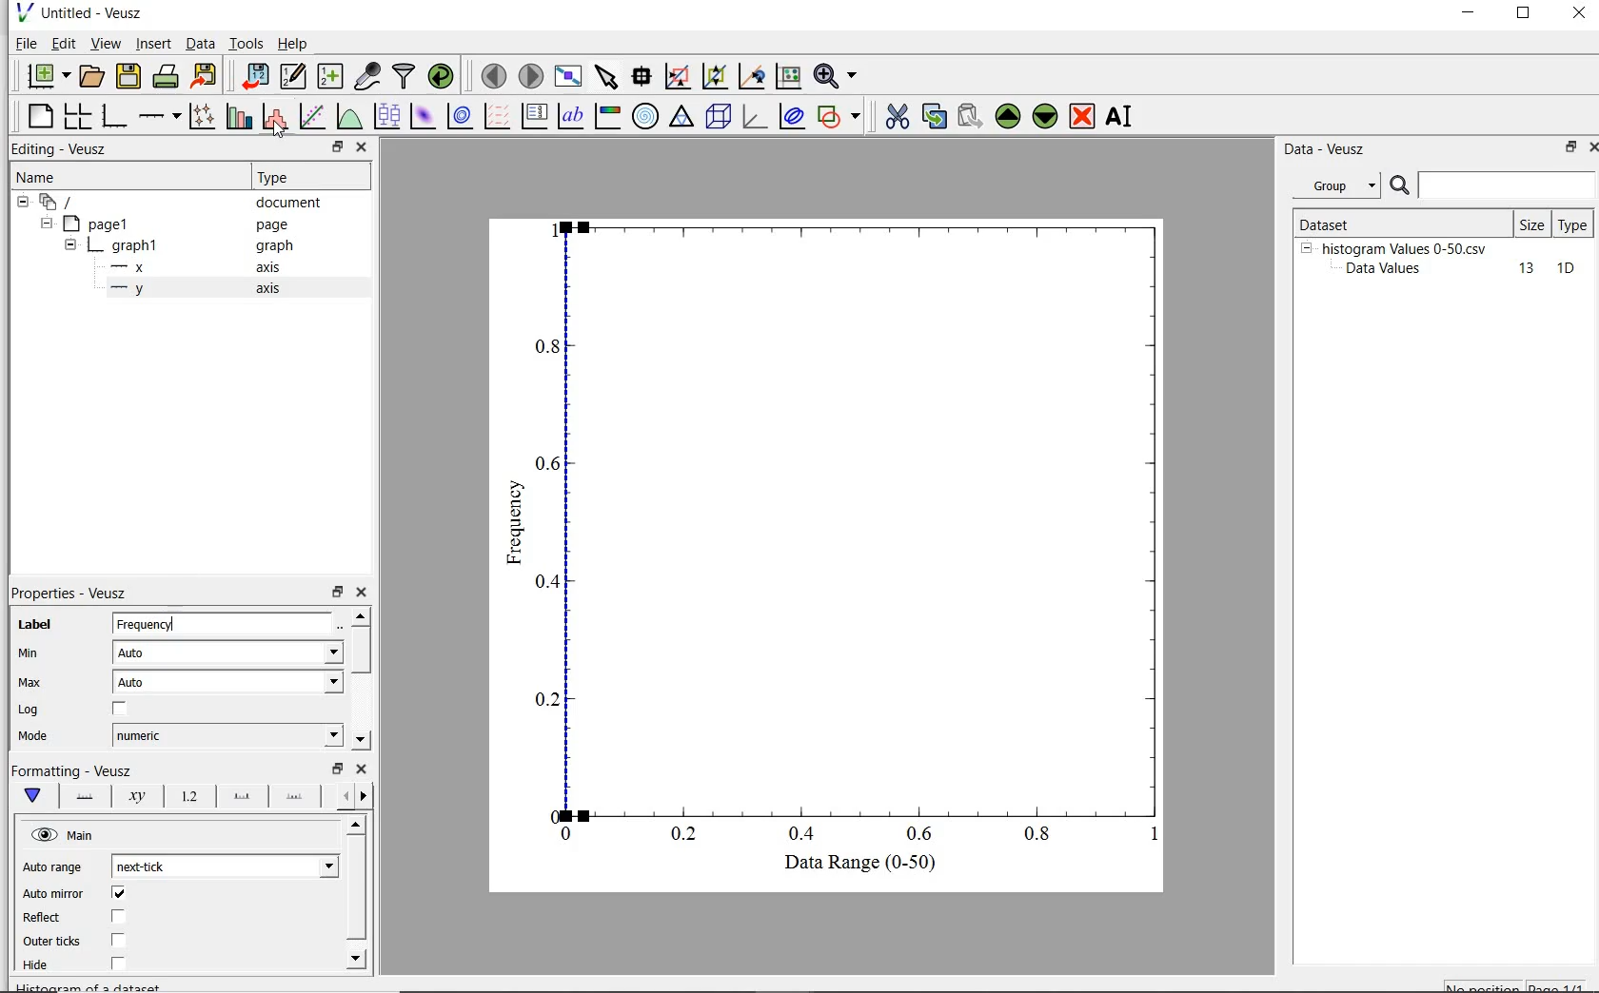  I want to click on Data Values, so click(1390, 269).